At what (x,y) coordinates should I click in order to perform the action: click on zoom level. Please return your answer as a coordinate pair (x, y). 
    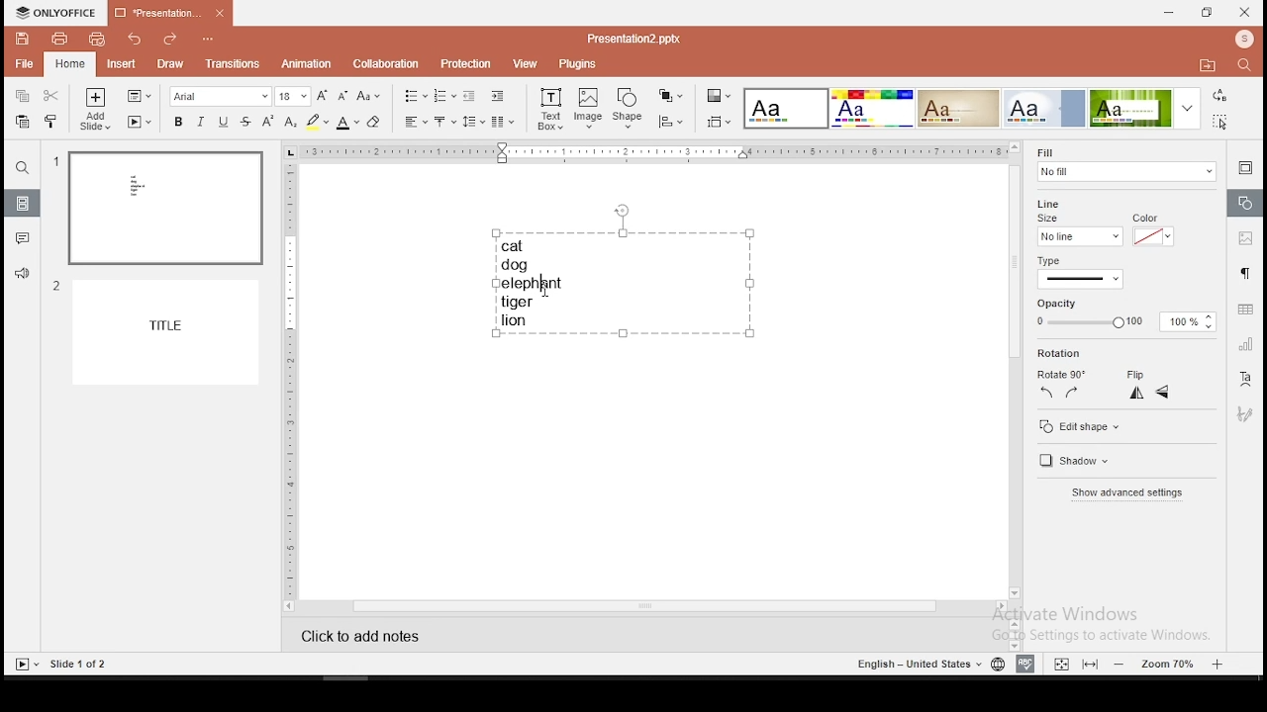
    Looking at the image, I should click on (1168, 664).